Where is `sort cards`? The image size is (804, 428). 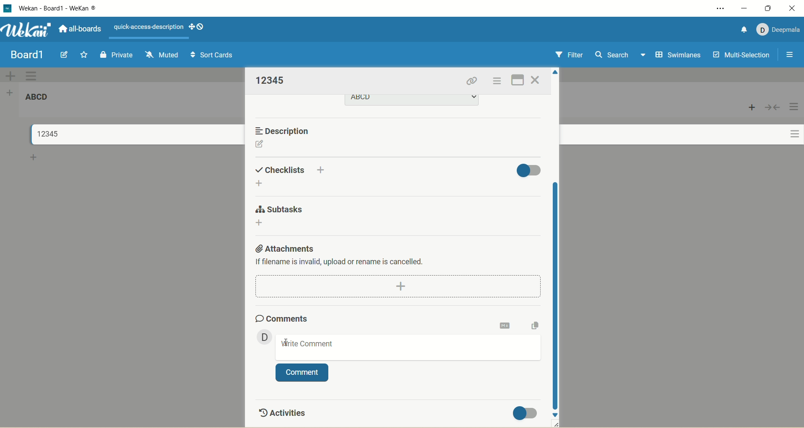
sort cards is located at coordinates (212, 56).